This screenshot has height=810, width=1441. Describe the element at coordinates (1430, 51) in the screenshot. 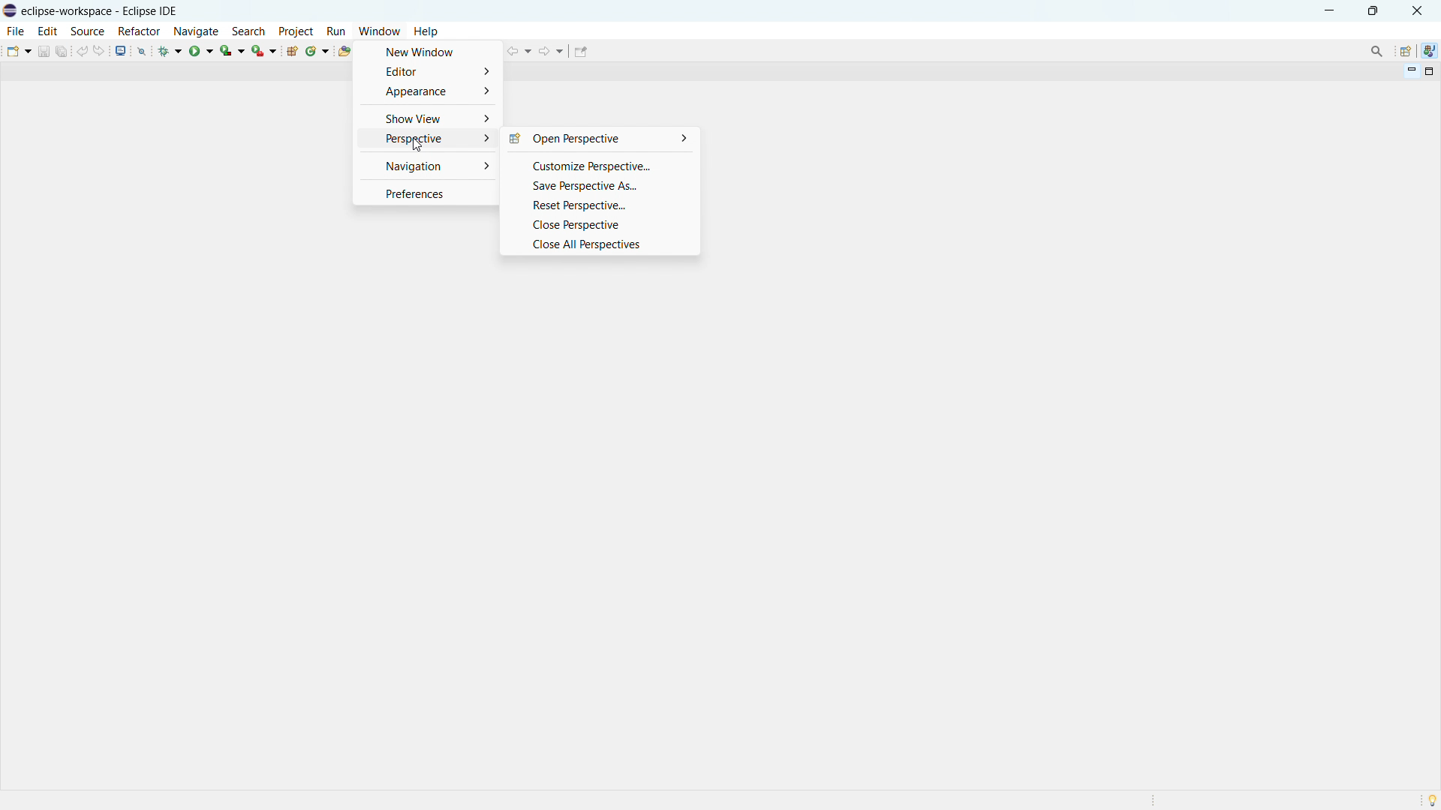

I see `java` at that location.